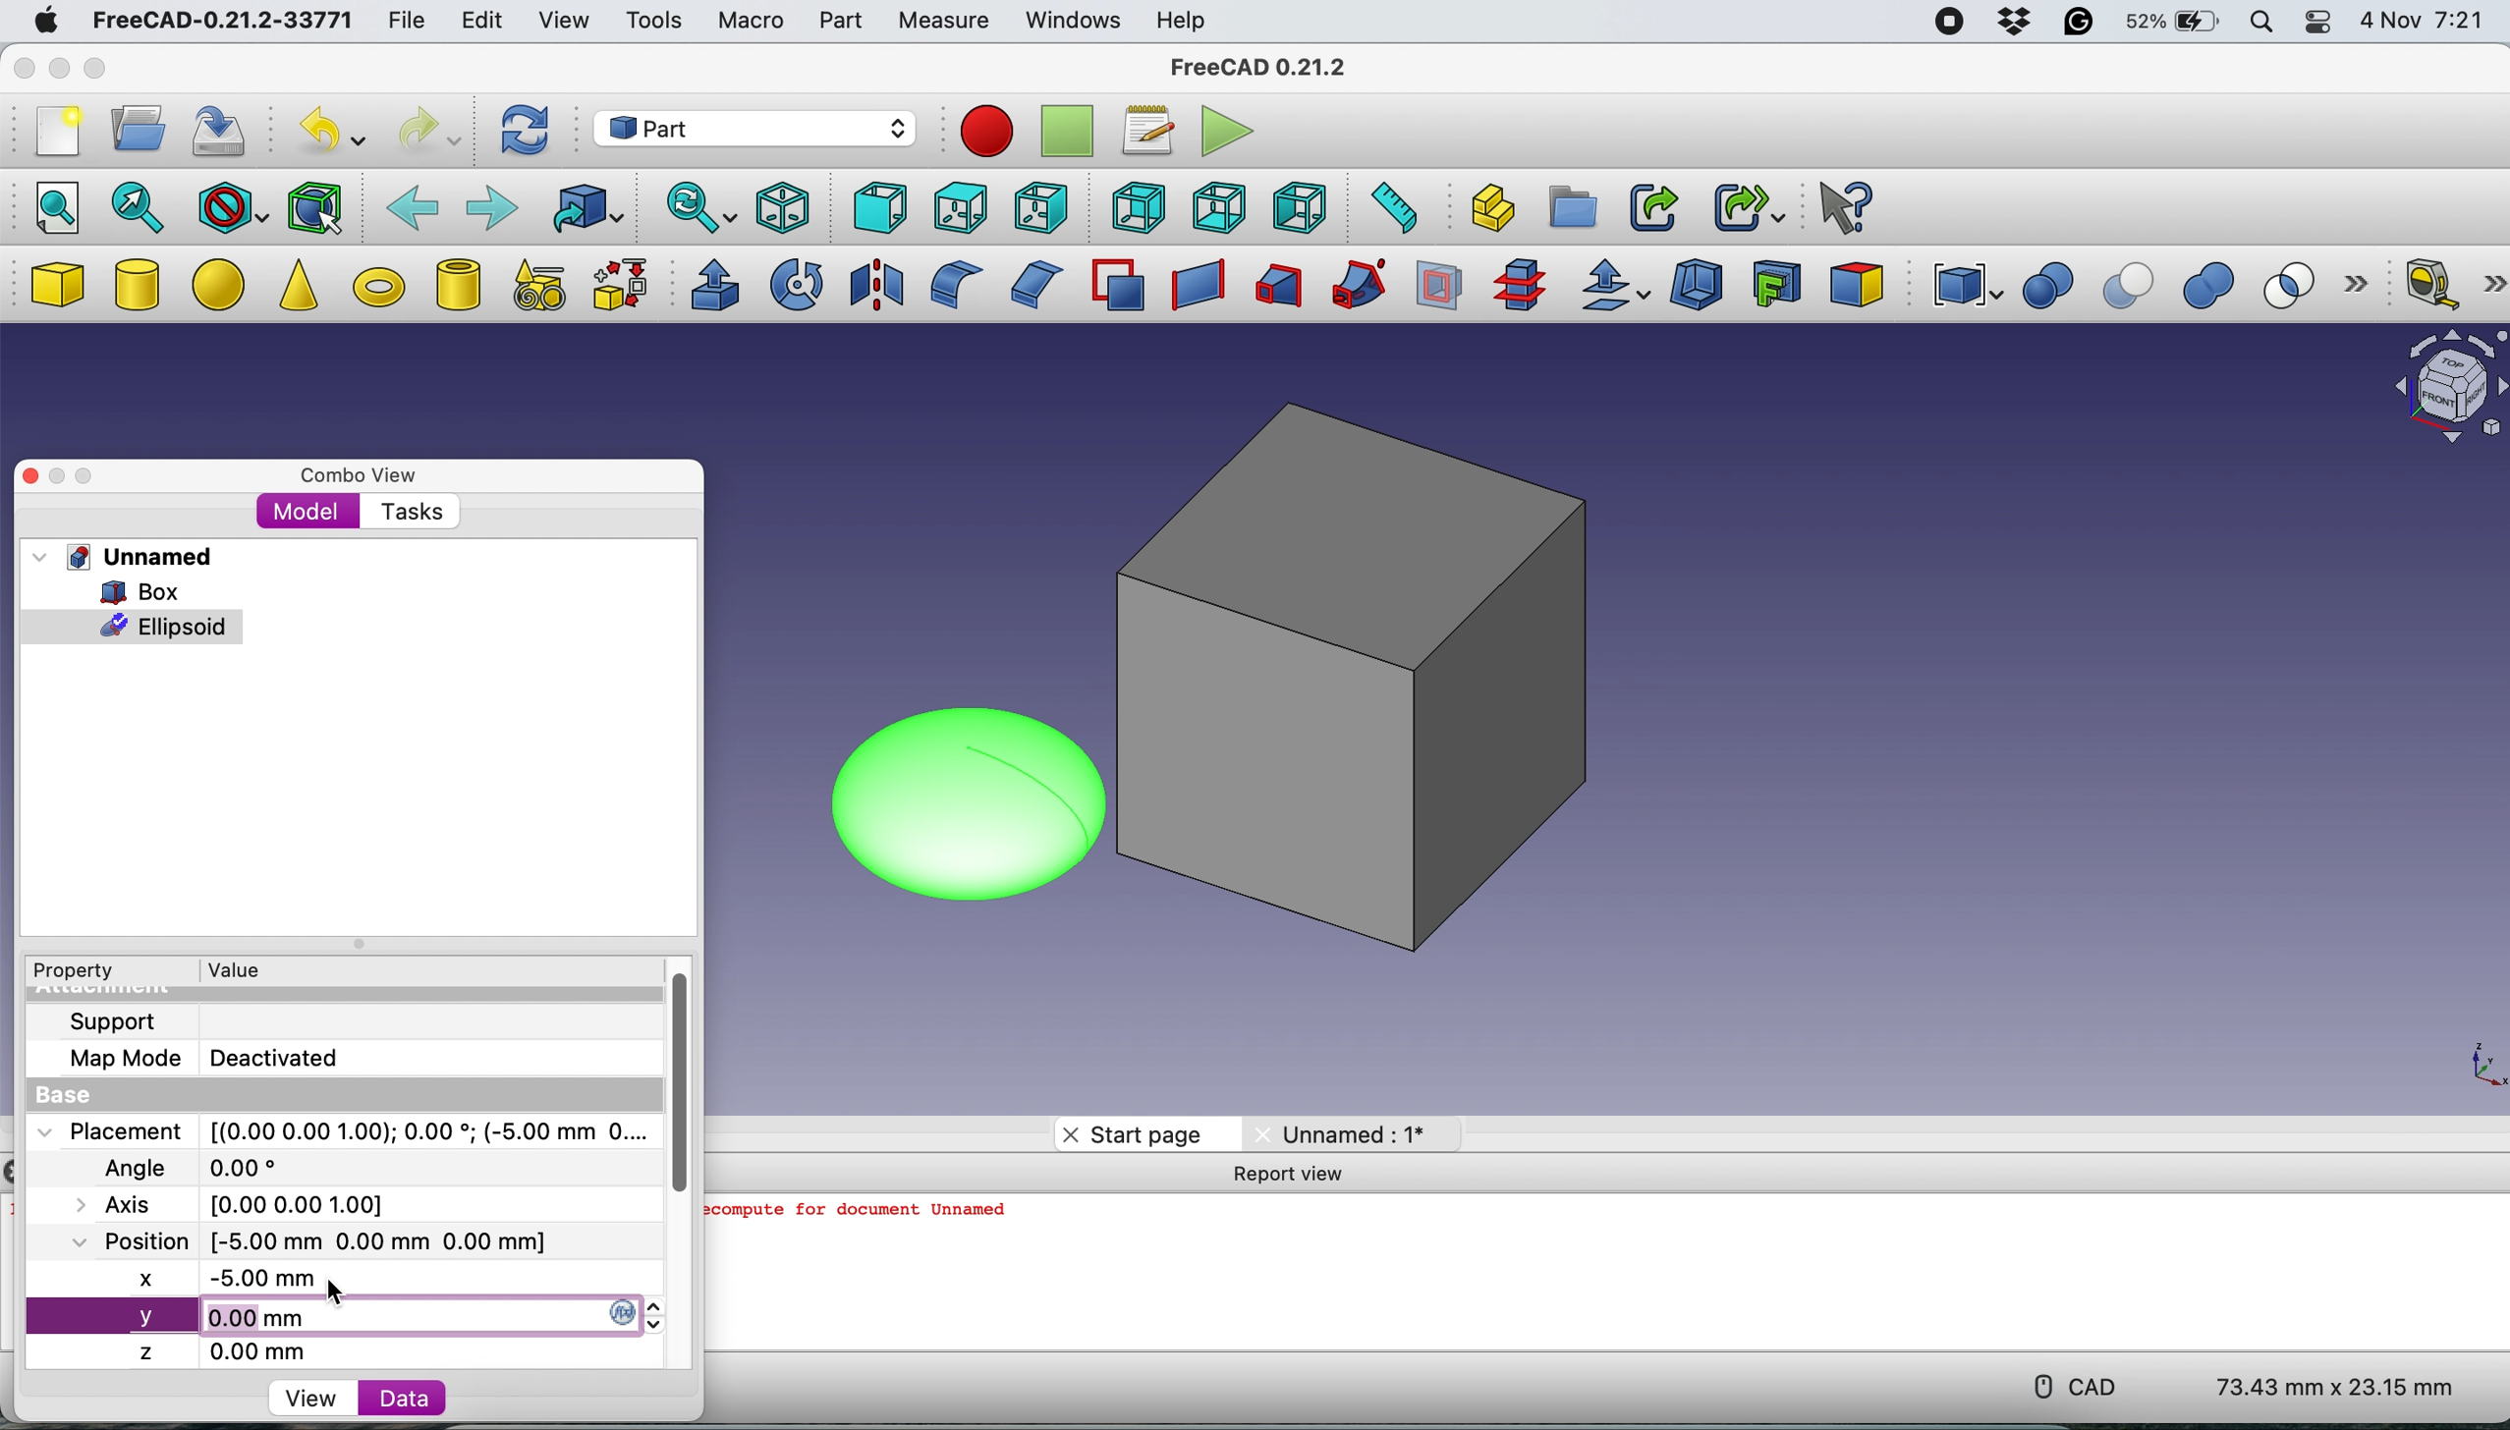 The image size is (2510, 1430). Describe the element at coordinates (413, 205) in the screenshot. I see `backward` at that location.